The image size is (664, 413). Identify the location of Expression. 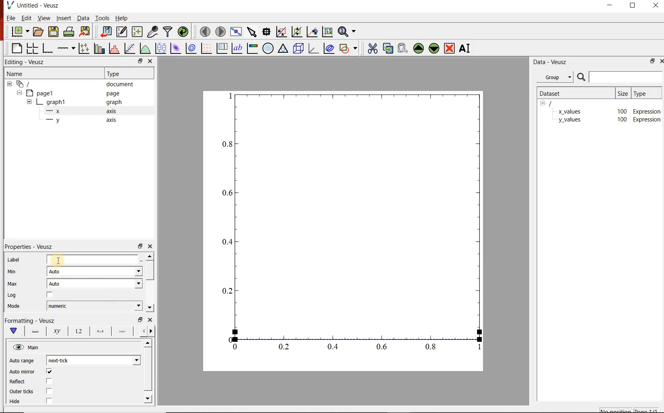
(647, 120).